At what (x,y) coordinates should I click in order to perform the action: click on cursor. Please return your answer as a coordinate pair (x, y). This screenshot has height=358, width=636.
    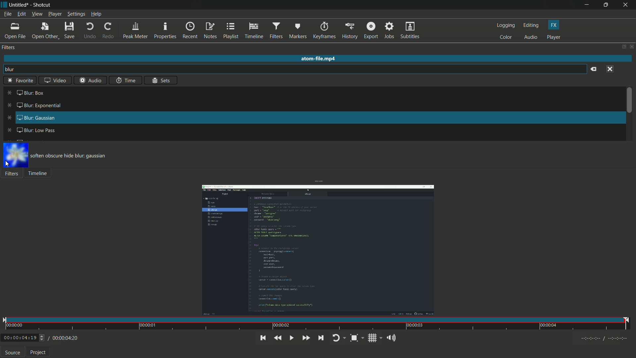
    Looking at the image, I should click on (8, 164).